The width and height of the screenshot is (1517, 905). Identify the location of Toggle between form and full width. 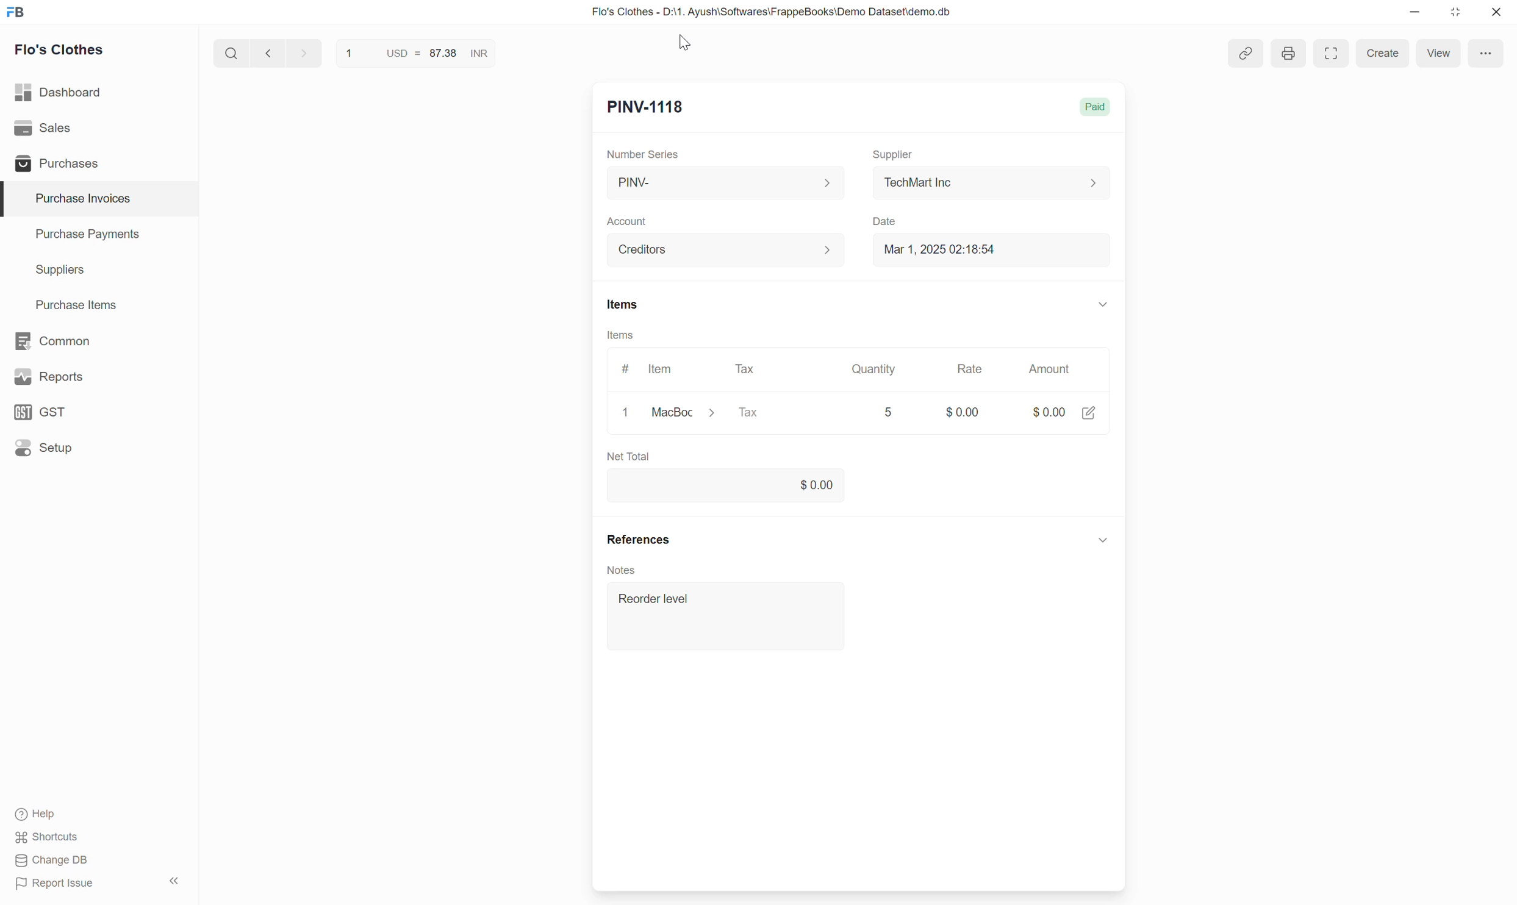
(1332, 51).